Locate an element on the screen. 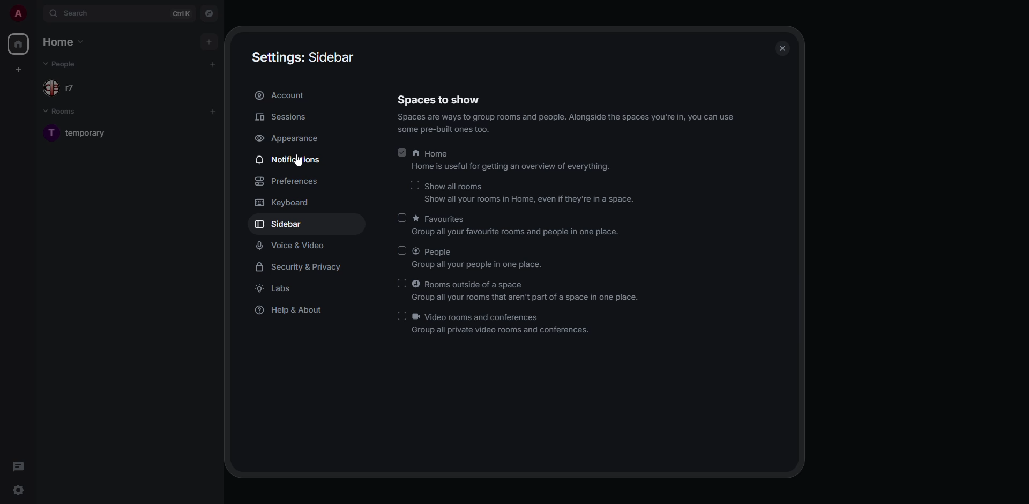 The image size is (1029, 504). help & about is located at coordinates (295, 310).